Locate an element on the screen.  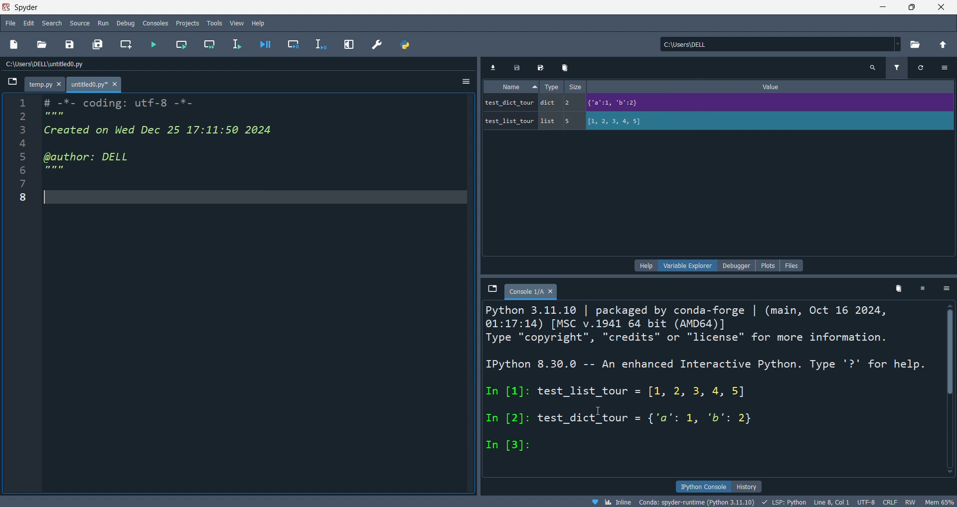
delete variables is located at coordinates (898, 288).